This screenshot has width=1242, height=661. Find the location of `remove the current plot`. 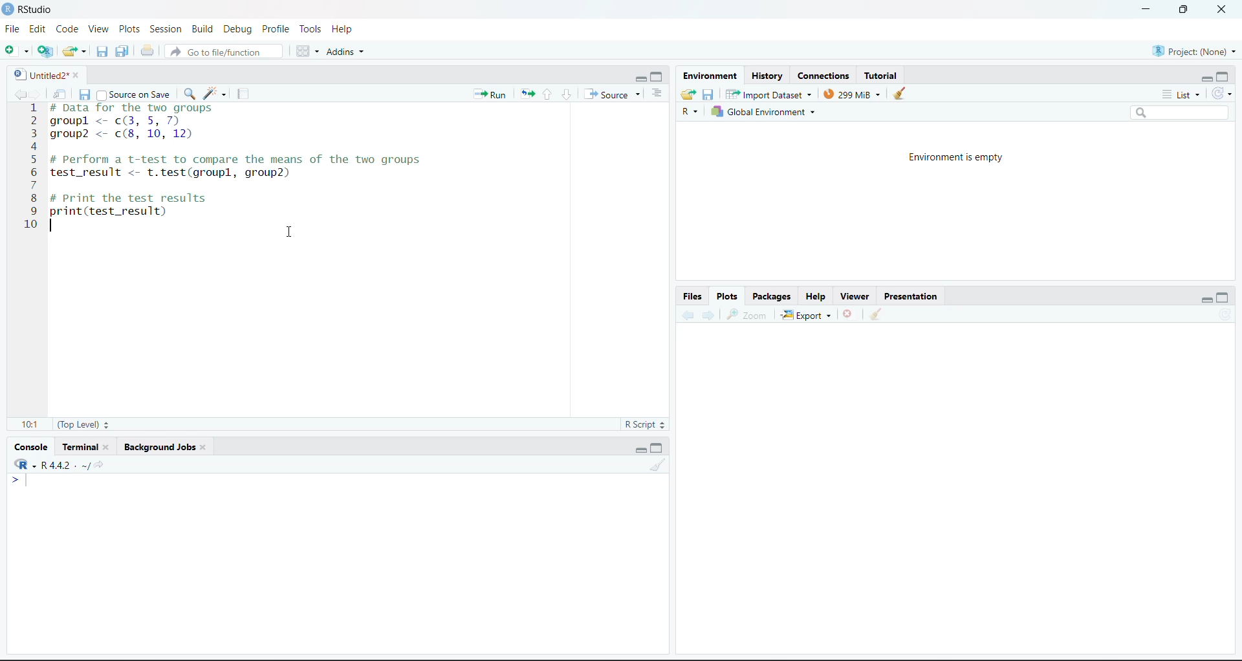

remove the current plot is located at coordinates (850, 313).